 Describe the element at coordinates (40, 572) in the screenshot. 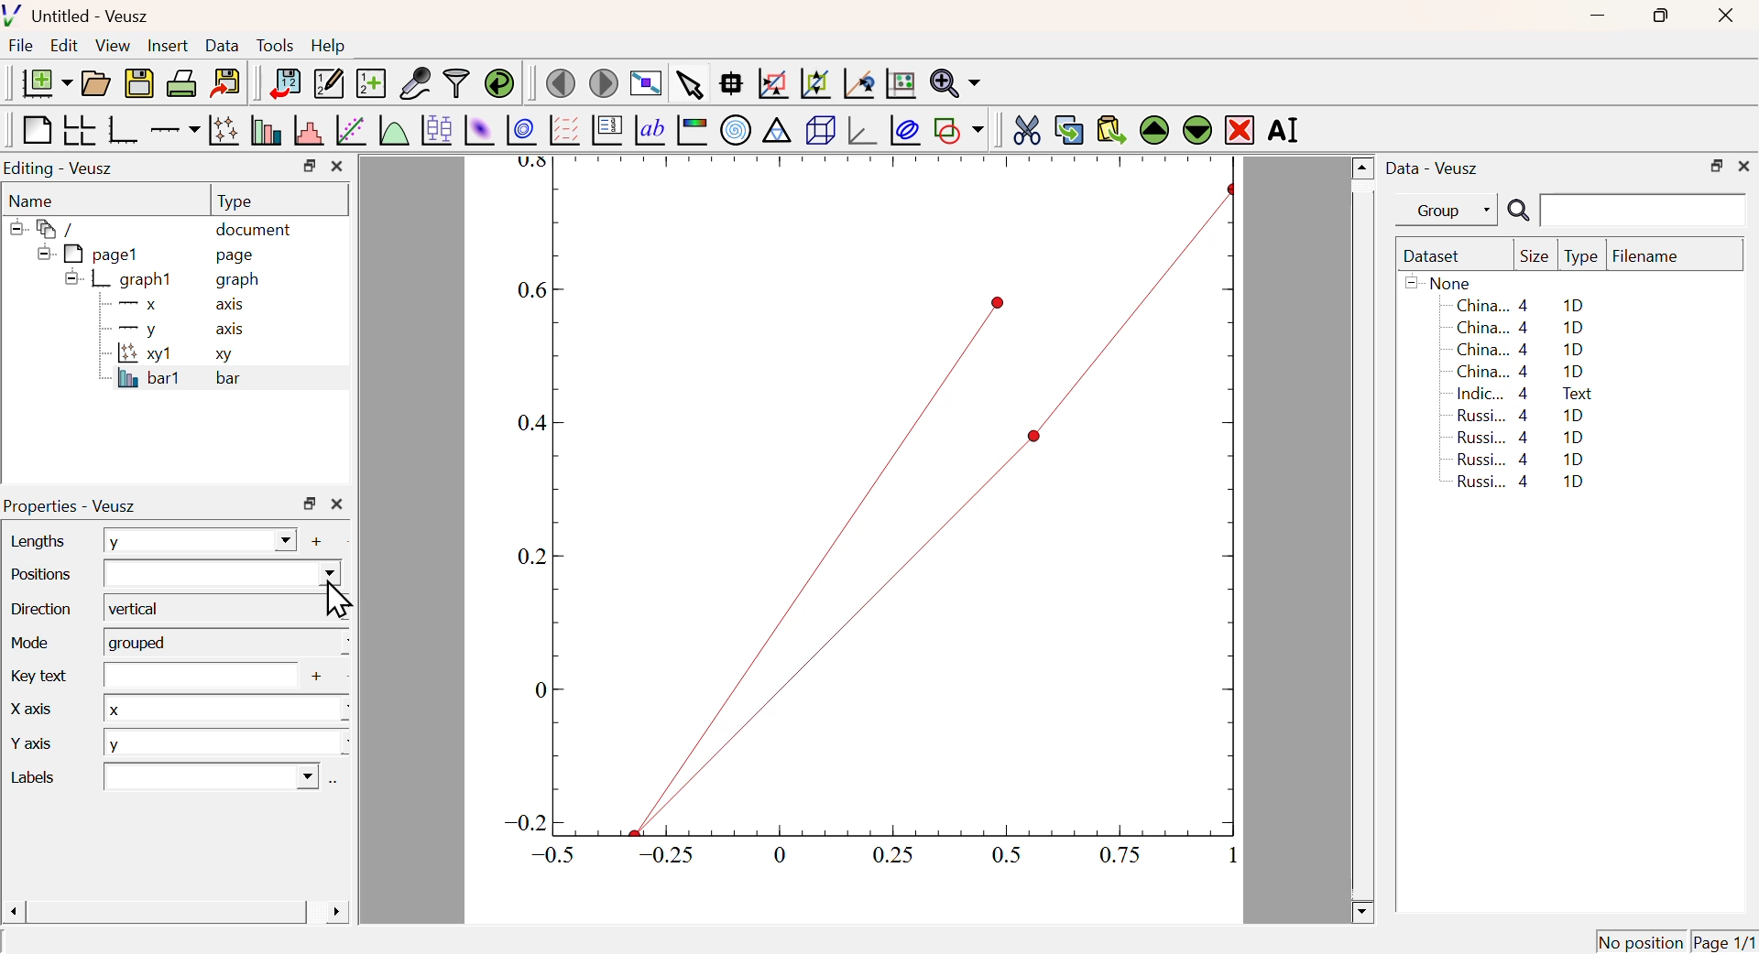

I see `Positions` at that location.